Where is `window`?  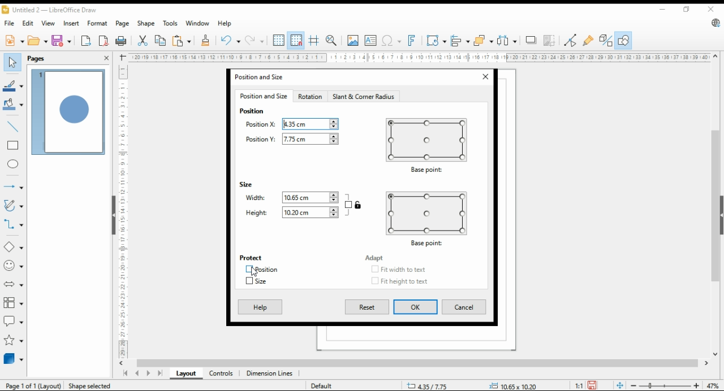 window is located at coordinates (197, 23).